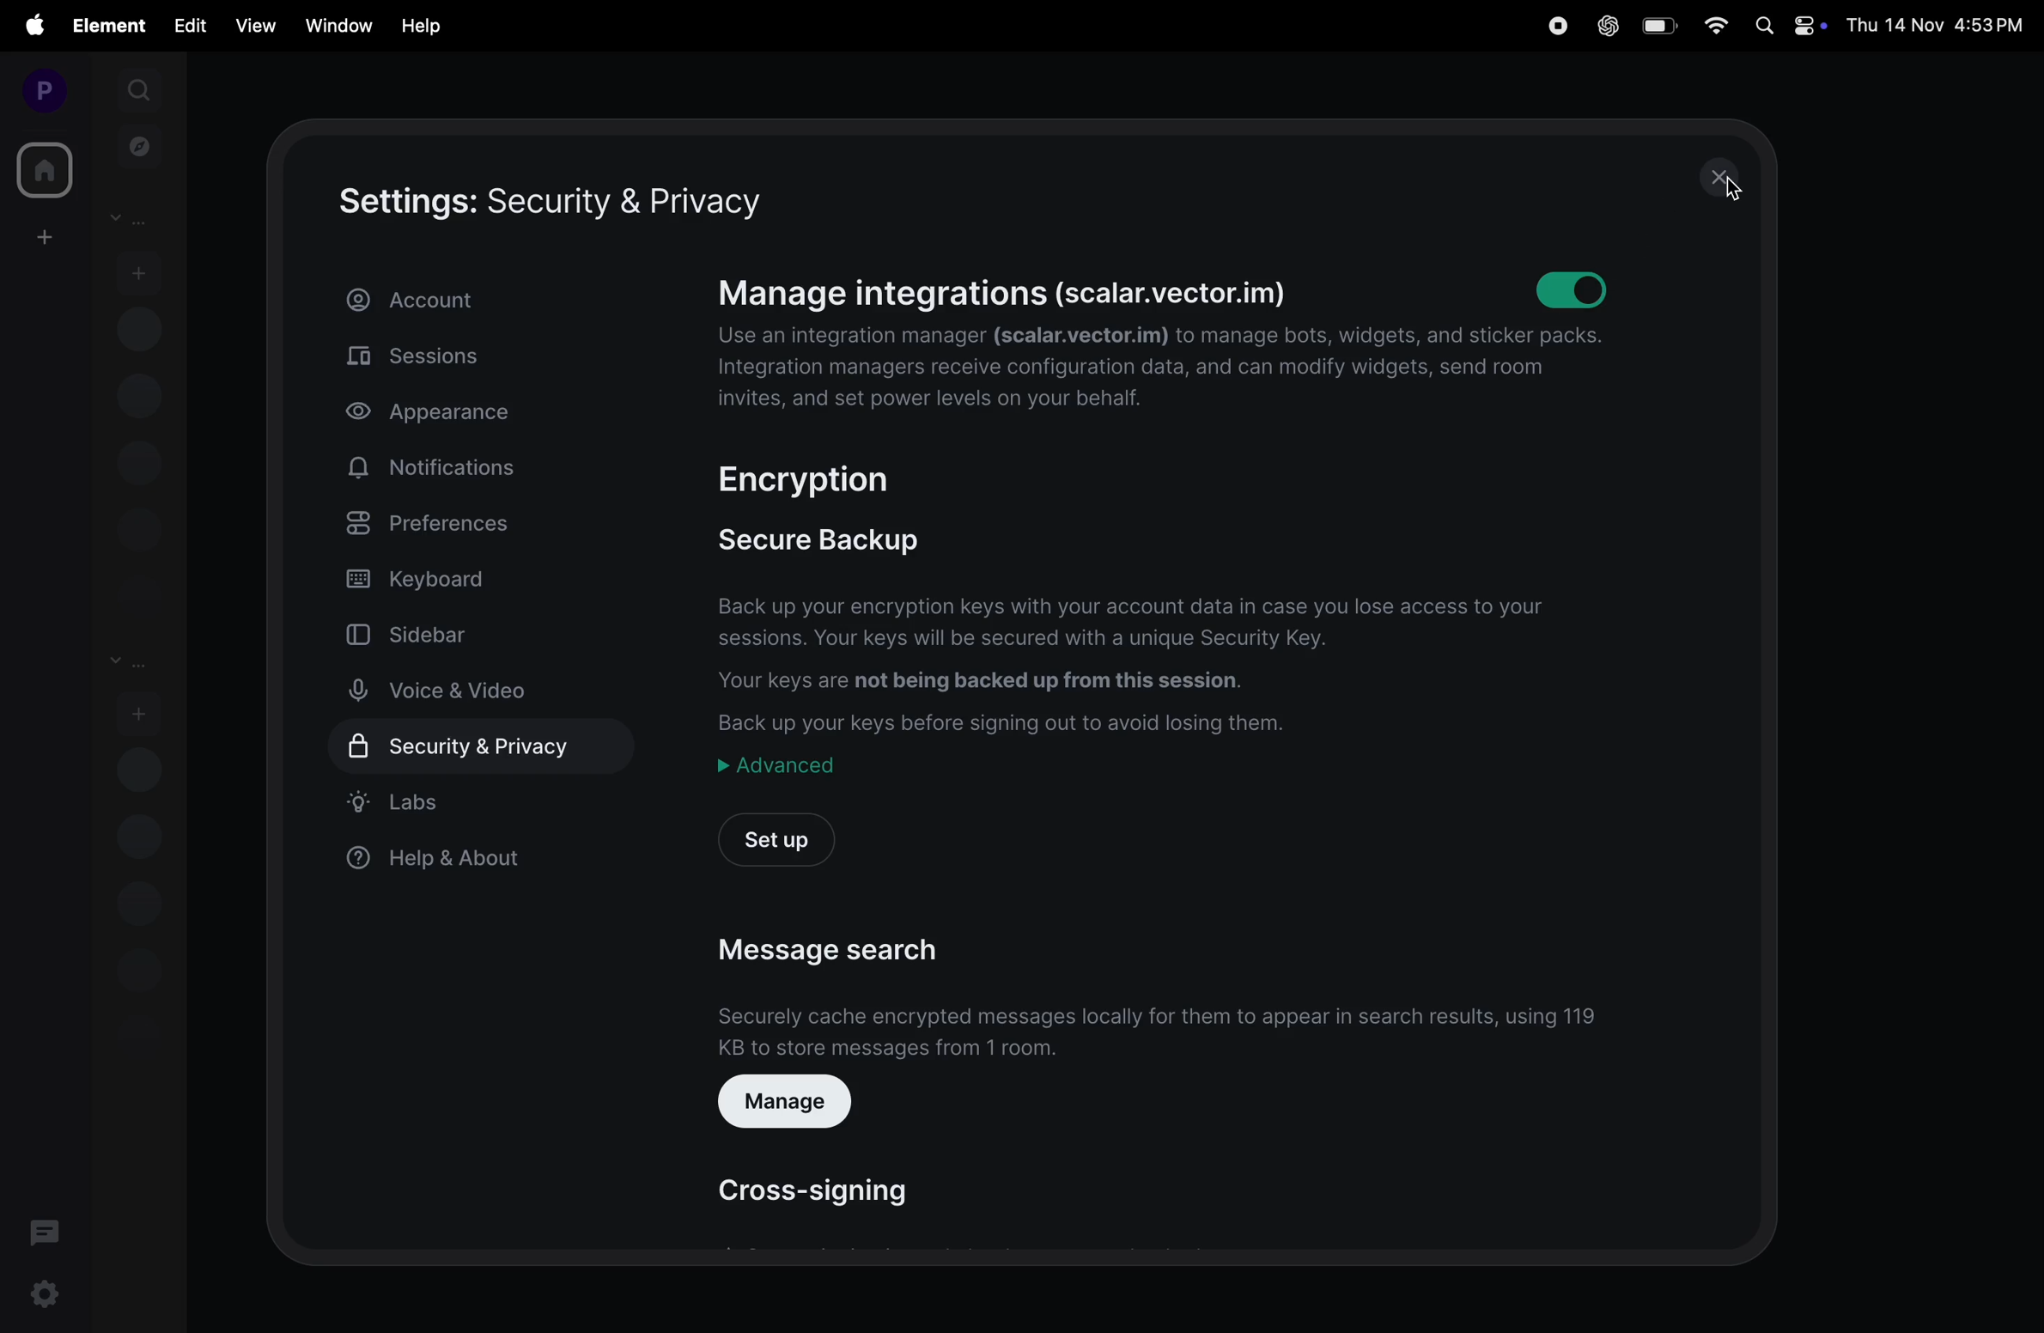 Image resolution: width=2044 pixels, height=1333 pixels. Describe the element at coordinates (30, 25) in the screenshot. I see `apple menu` at that location.